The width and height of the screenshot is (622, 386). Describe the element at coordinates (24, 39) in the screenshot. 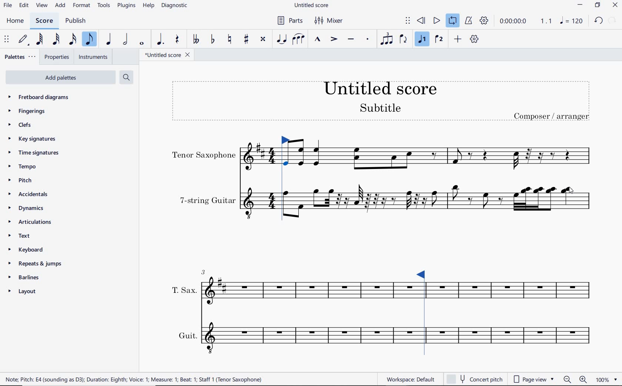

I see `DEFAULT (STEP TIME)` at that location.